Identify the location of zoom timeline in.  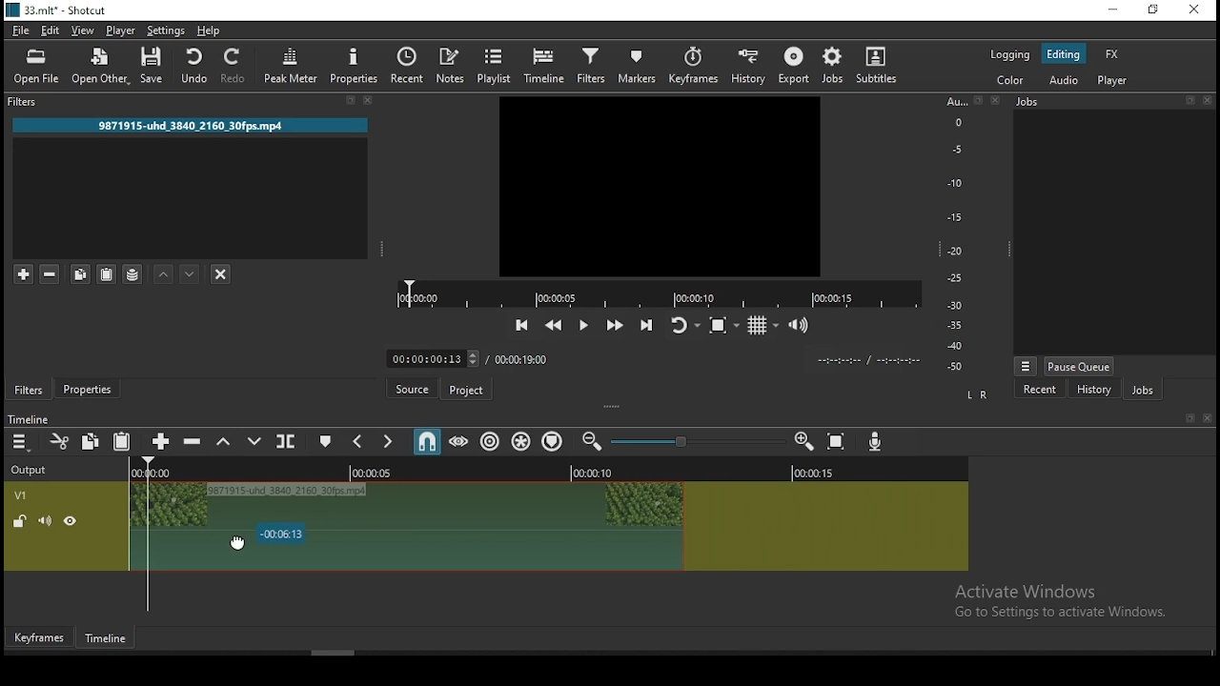
(805, 444).